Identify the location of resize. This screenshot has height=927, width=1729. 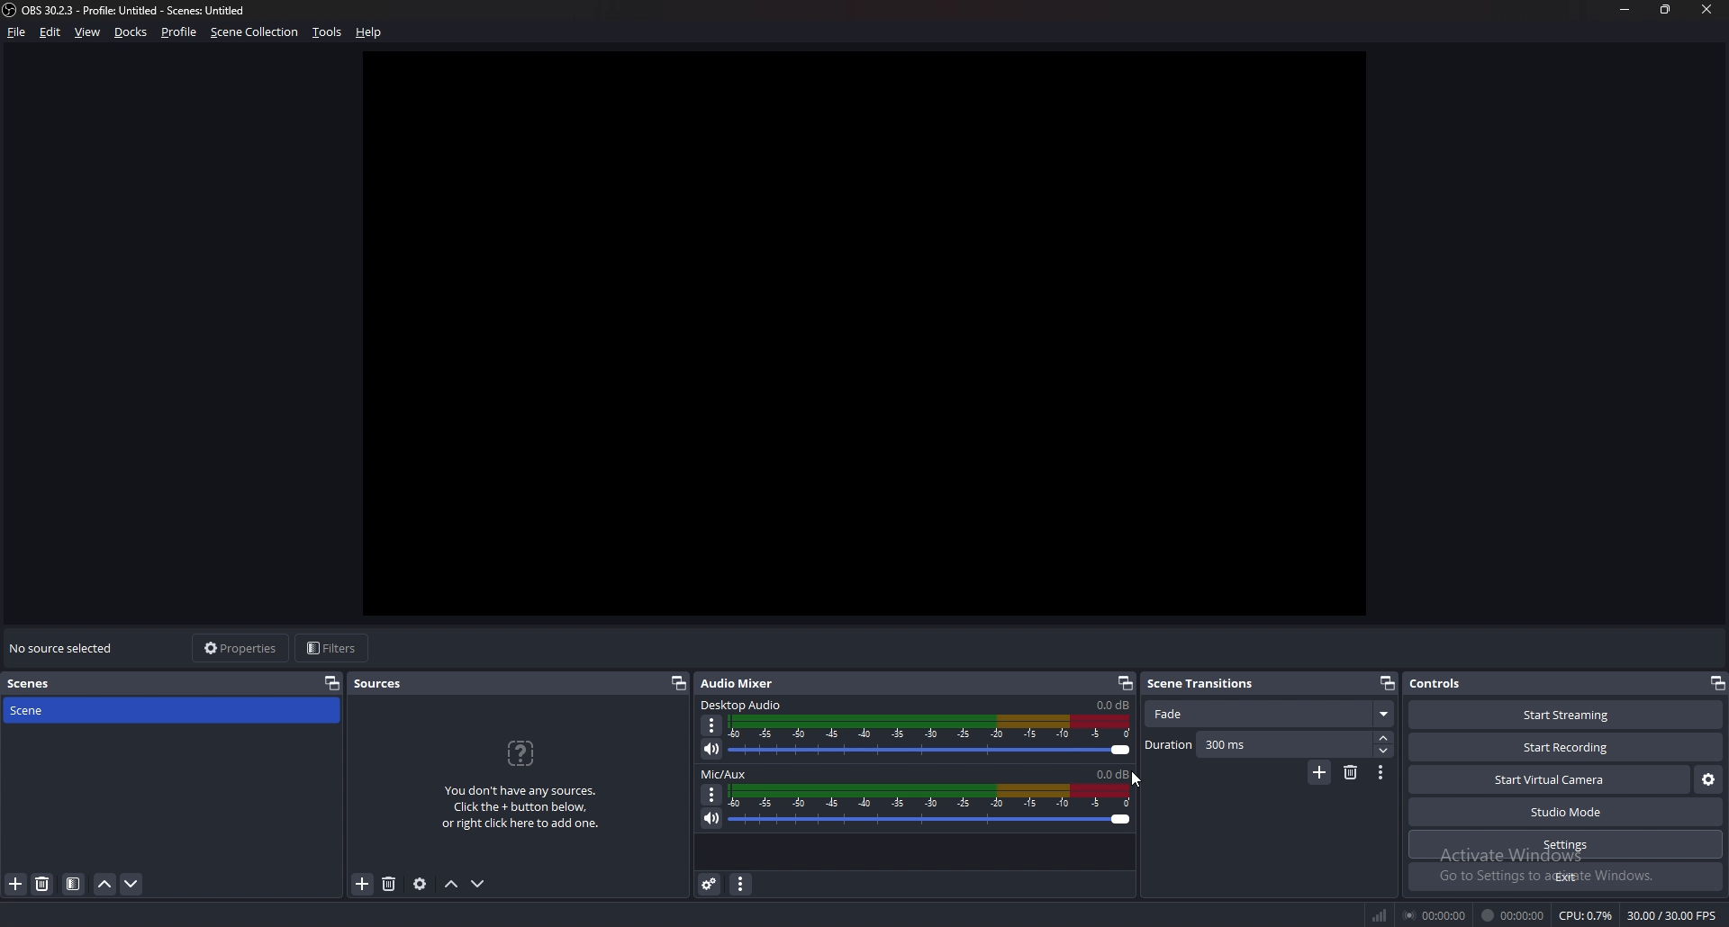
(1666, 8).